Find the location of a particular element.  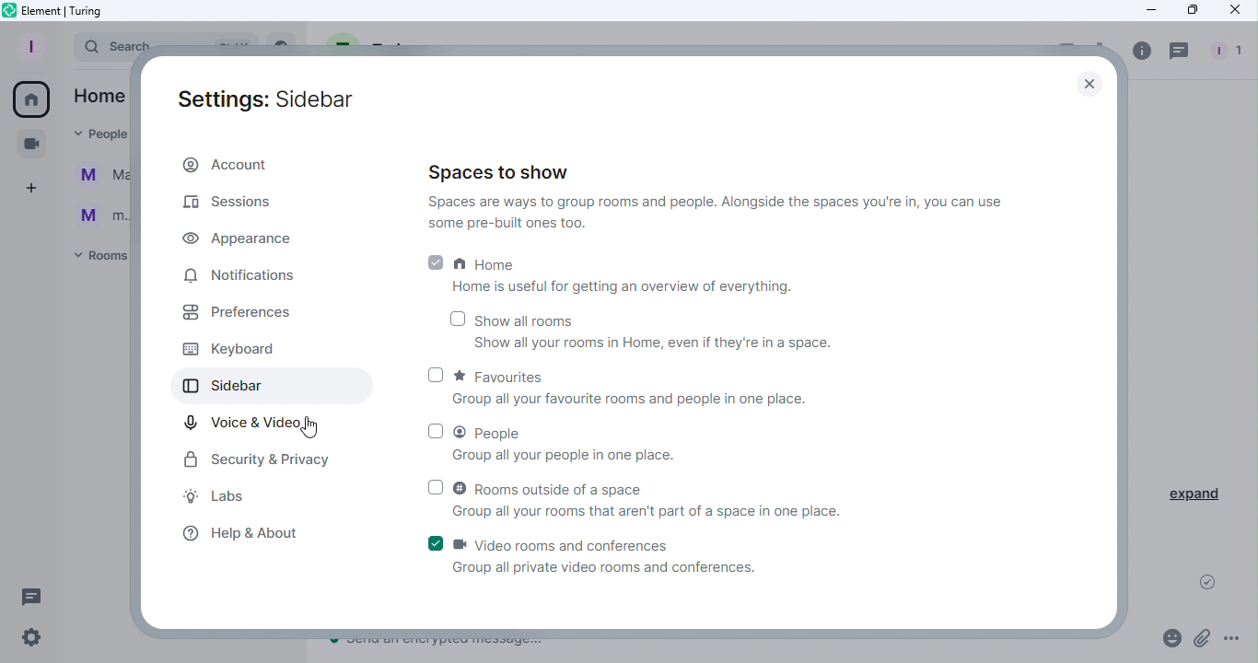

Notifications is located at coordinates (242, 277).